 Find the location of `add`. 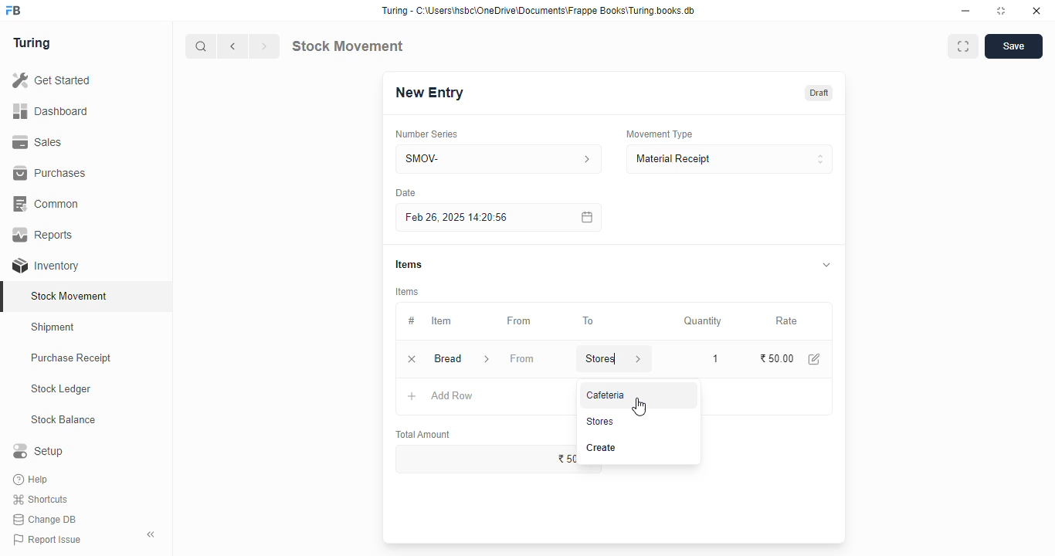

add is located at coordinates (412, 397).